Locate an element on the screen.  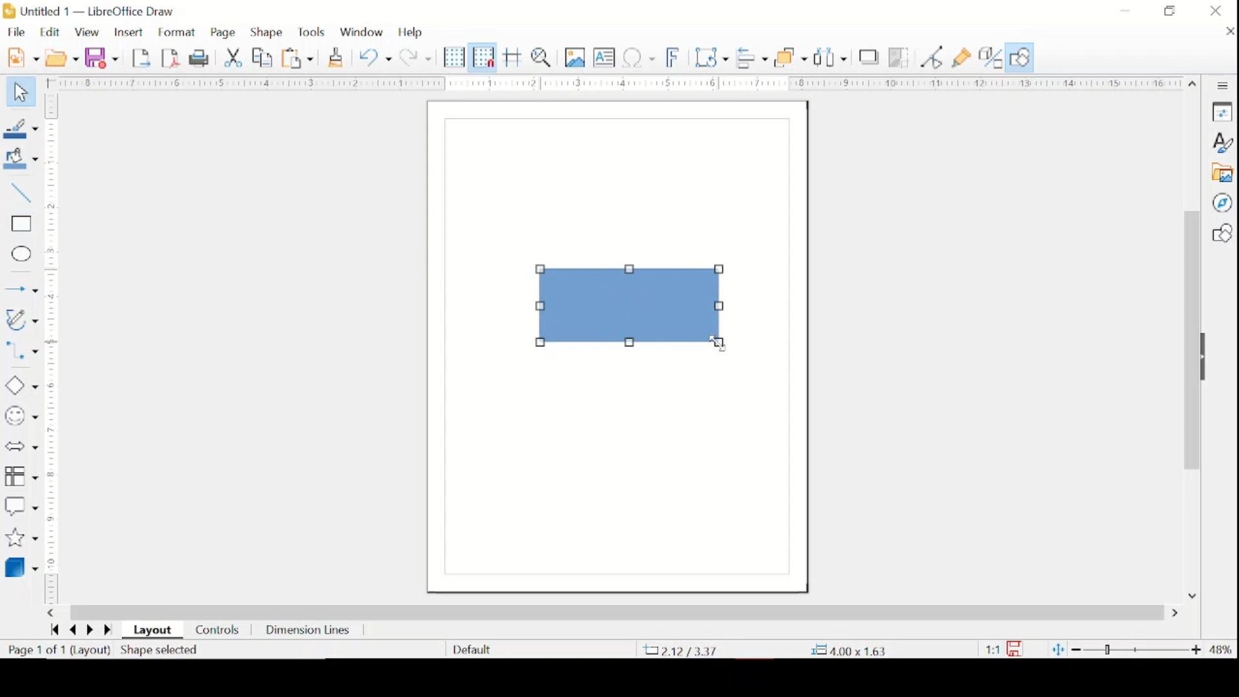
previous is located at coordinates (71, 631).